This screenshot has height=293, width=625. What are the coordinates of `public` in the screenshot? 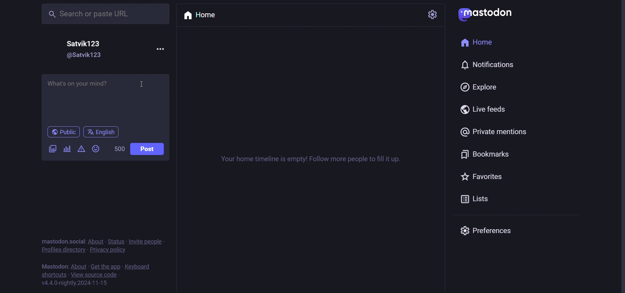 It's located at (63, 133).